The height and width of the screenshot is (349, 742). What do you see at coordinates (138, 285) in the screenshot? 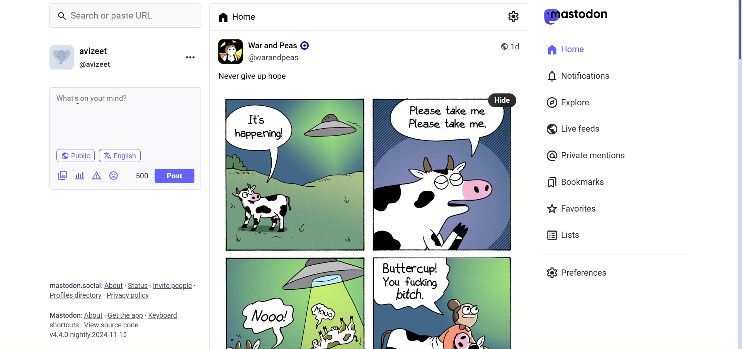
I see `Status` at bounding box center [138, 285].